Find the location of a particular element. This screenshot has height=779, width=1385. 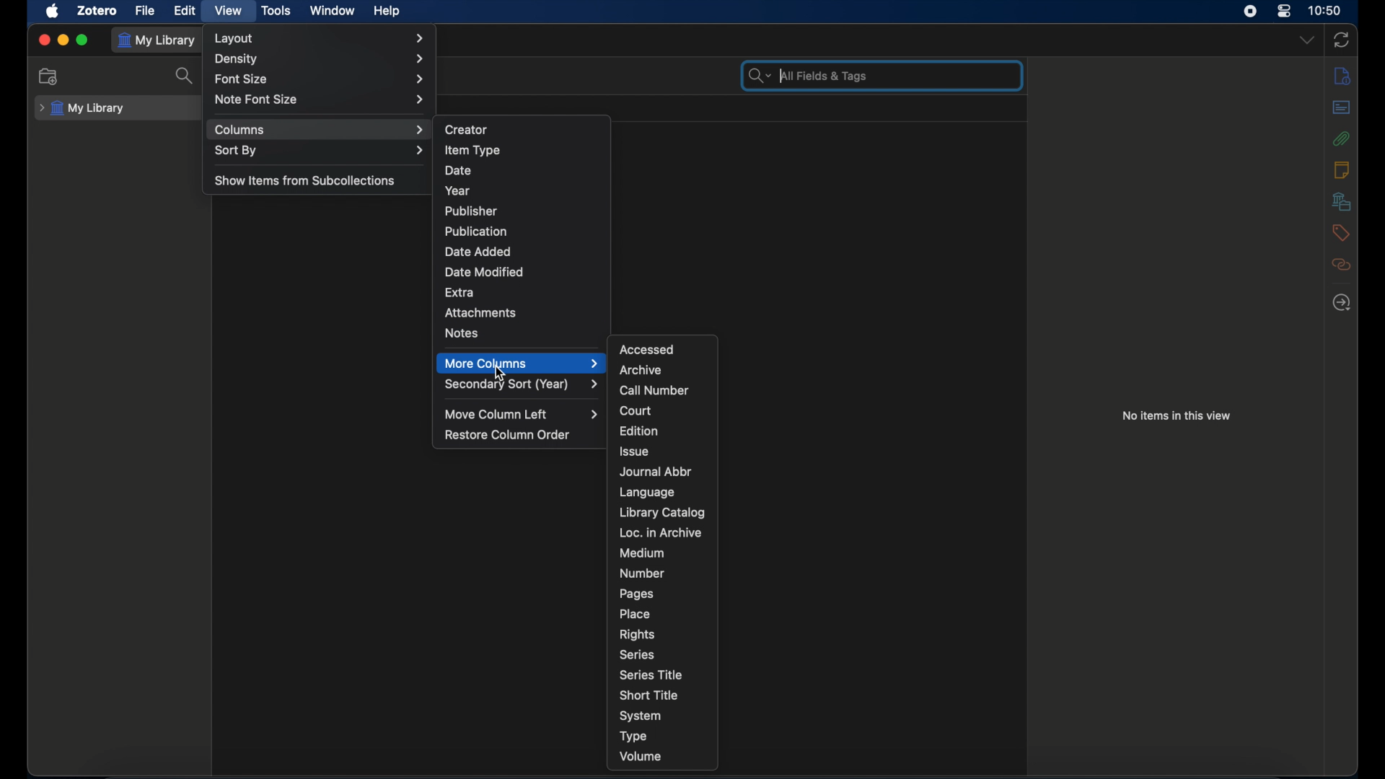

series is located at coordinates (637, 654).